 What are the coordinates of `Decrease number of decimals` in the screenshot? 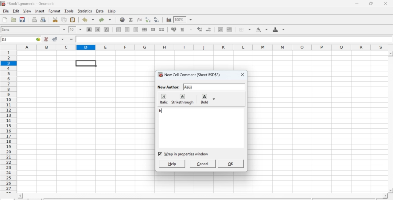 It's located at (208, 29).